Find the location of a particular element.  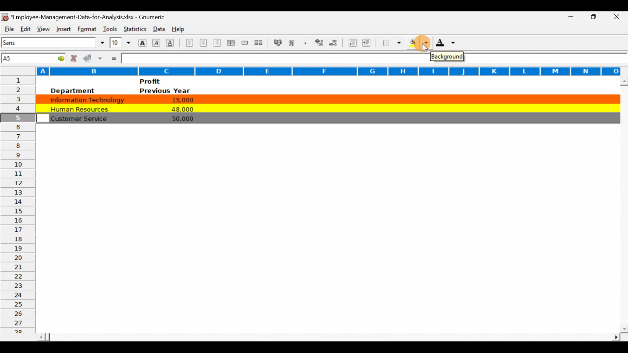

Centre horizontally across the selection is located at coordinates (232, 44).